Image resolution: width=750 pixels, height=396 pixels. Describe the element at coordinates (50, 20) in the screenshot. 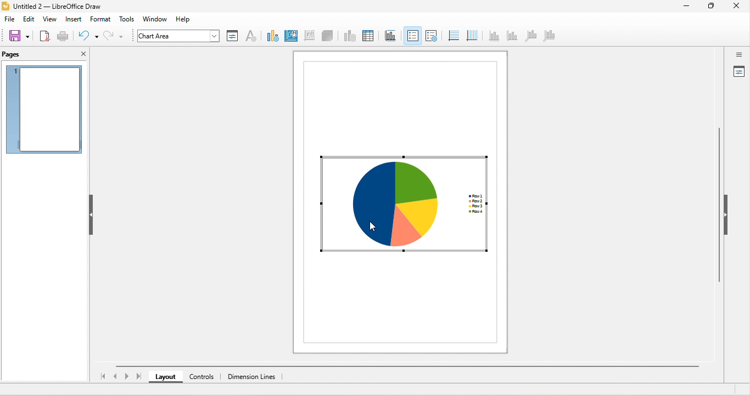

I see `view` at that location.